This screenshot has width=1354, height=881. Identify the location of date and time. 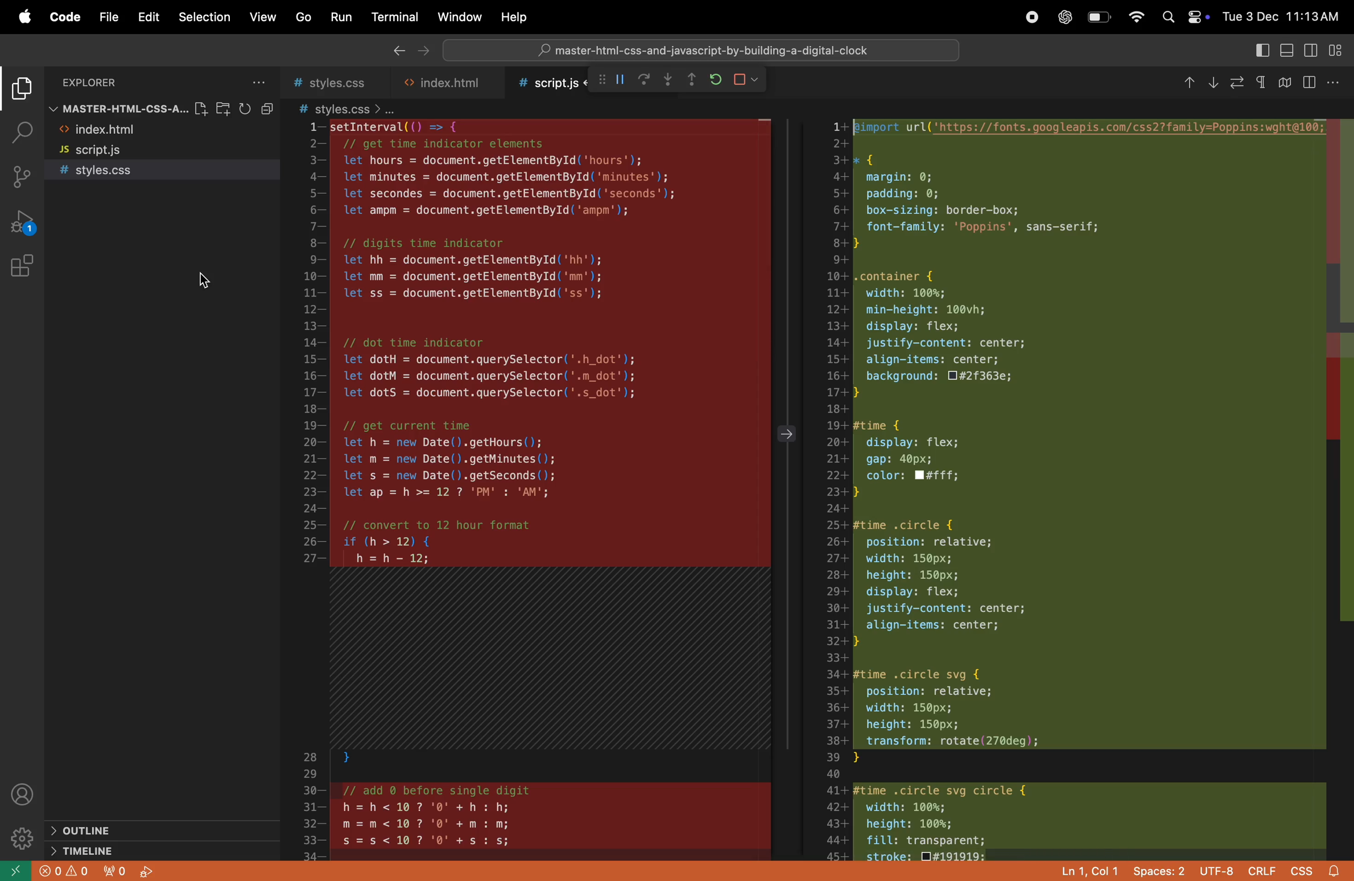
(1283, 17).